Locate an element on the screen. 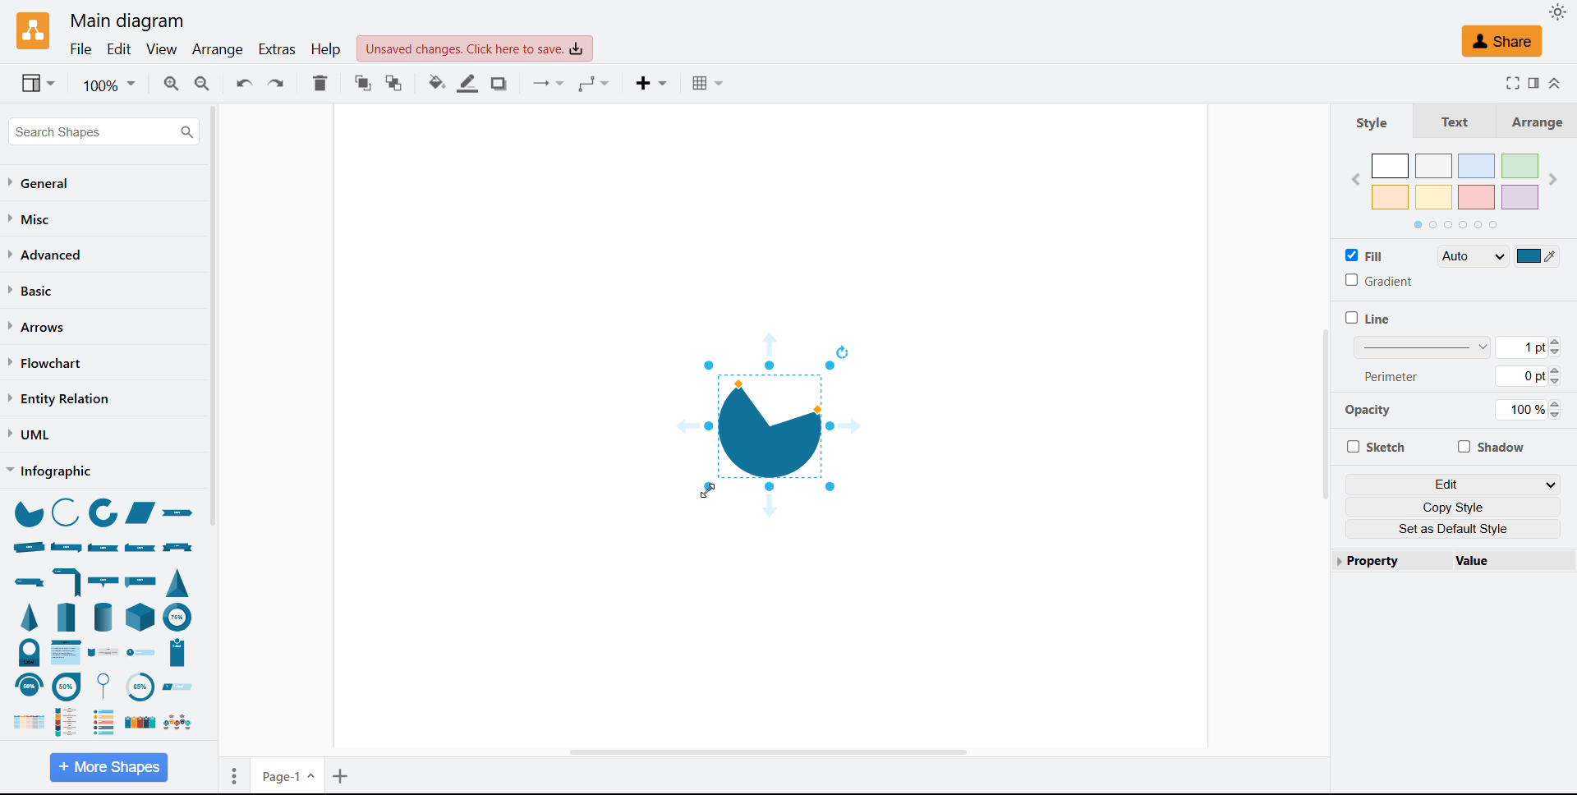 The height and width of the screenshot is (795, 1577). Extras  is located at coordinates (278, 49).